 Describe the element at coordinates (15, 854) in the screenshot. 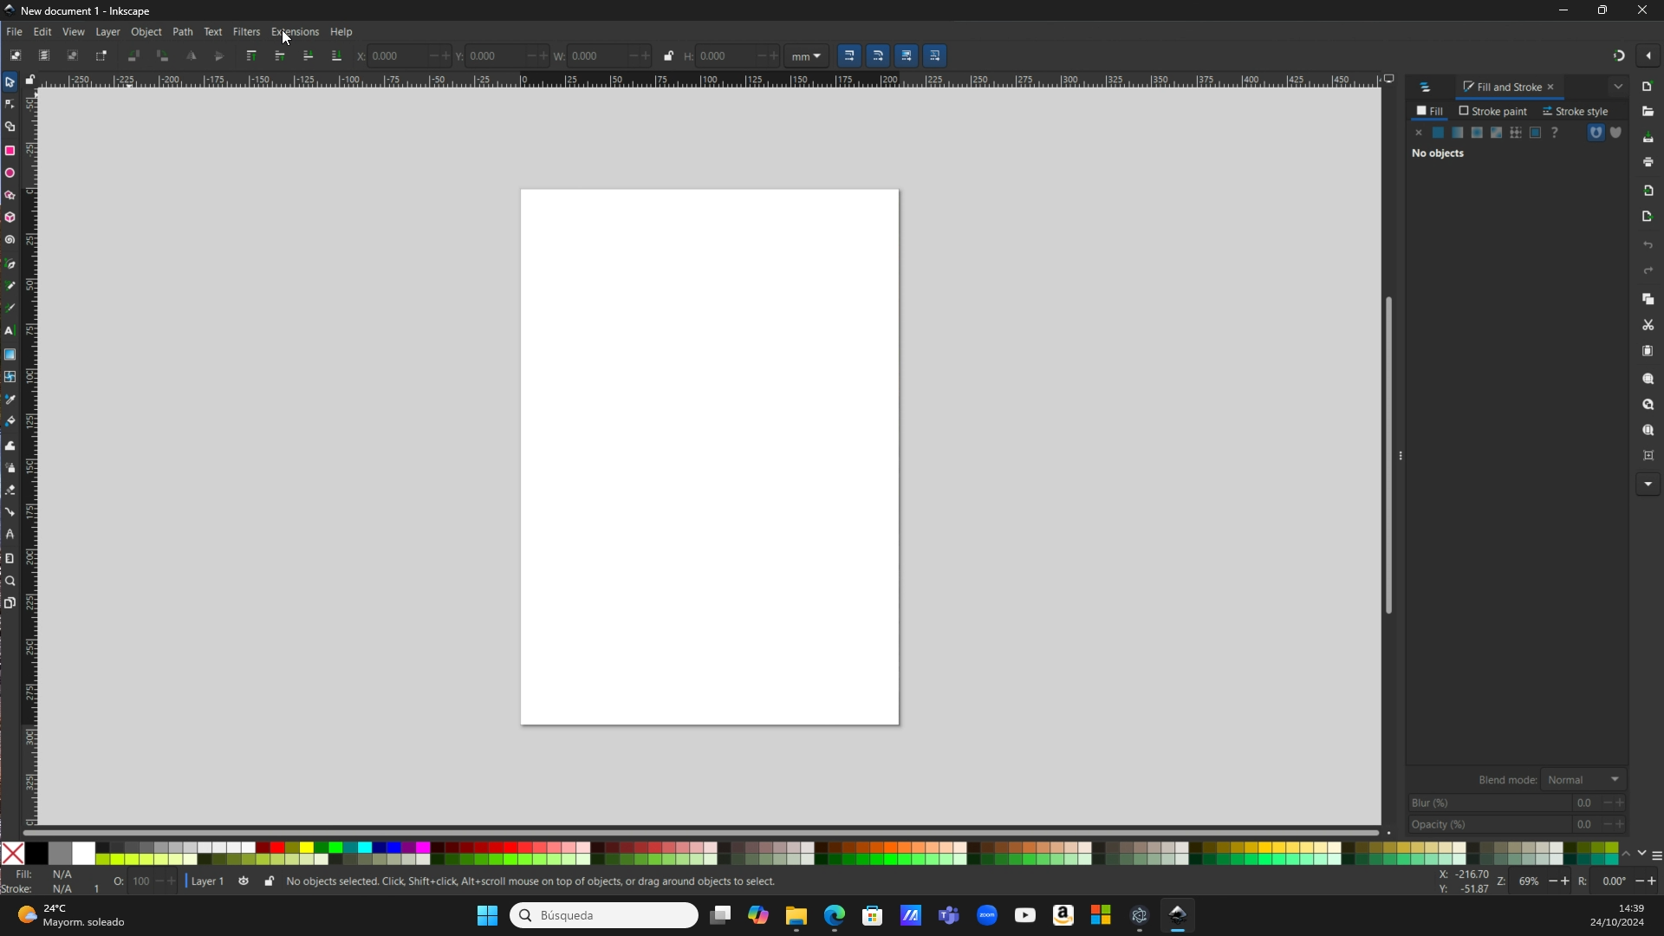

I see `Close` at that location.